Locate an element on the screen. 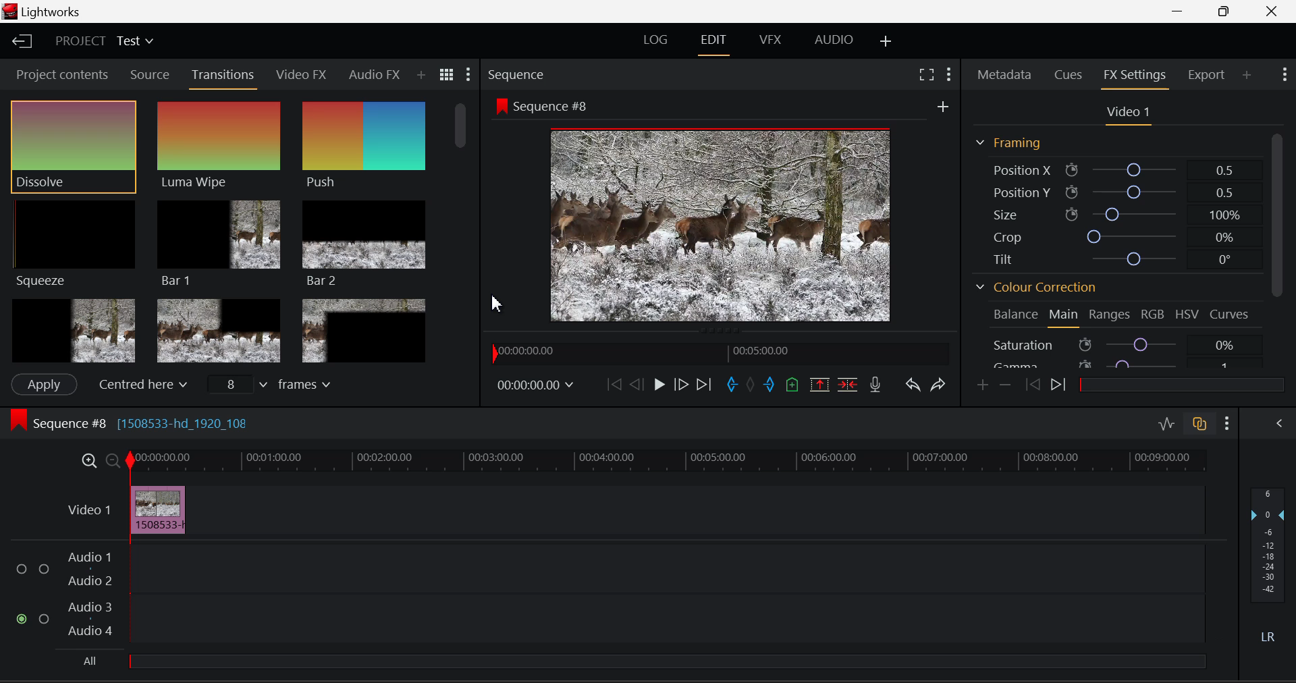  Mark Cue is located at coordinates (790, 386).